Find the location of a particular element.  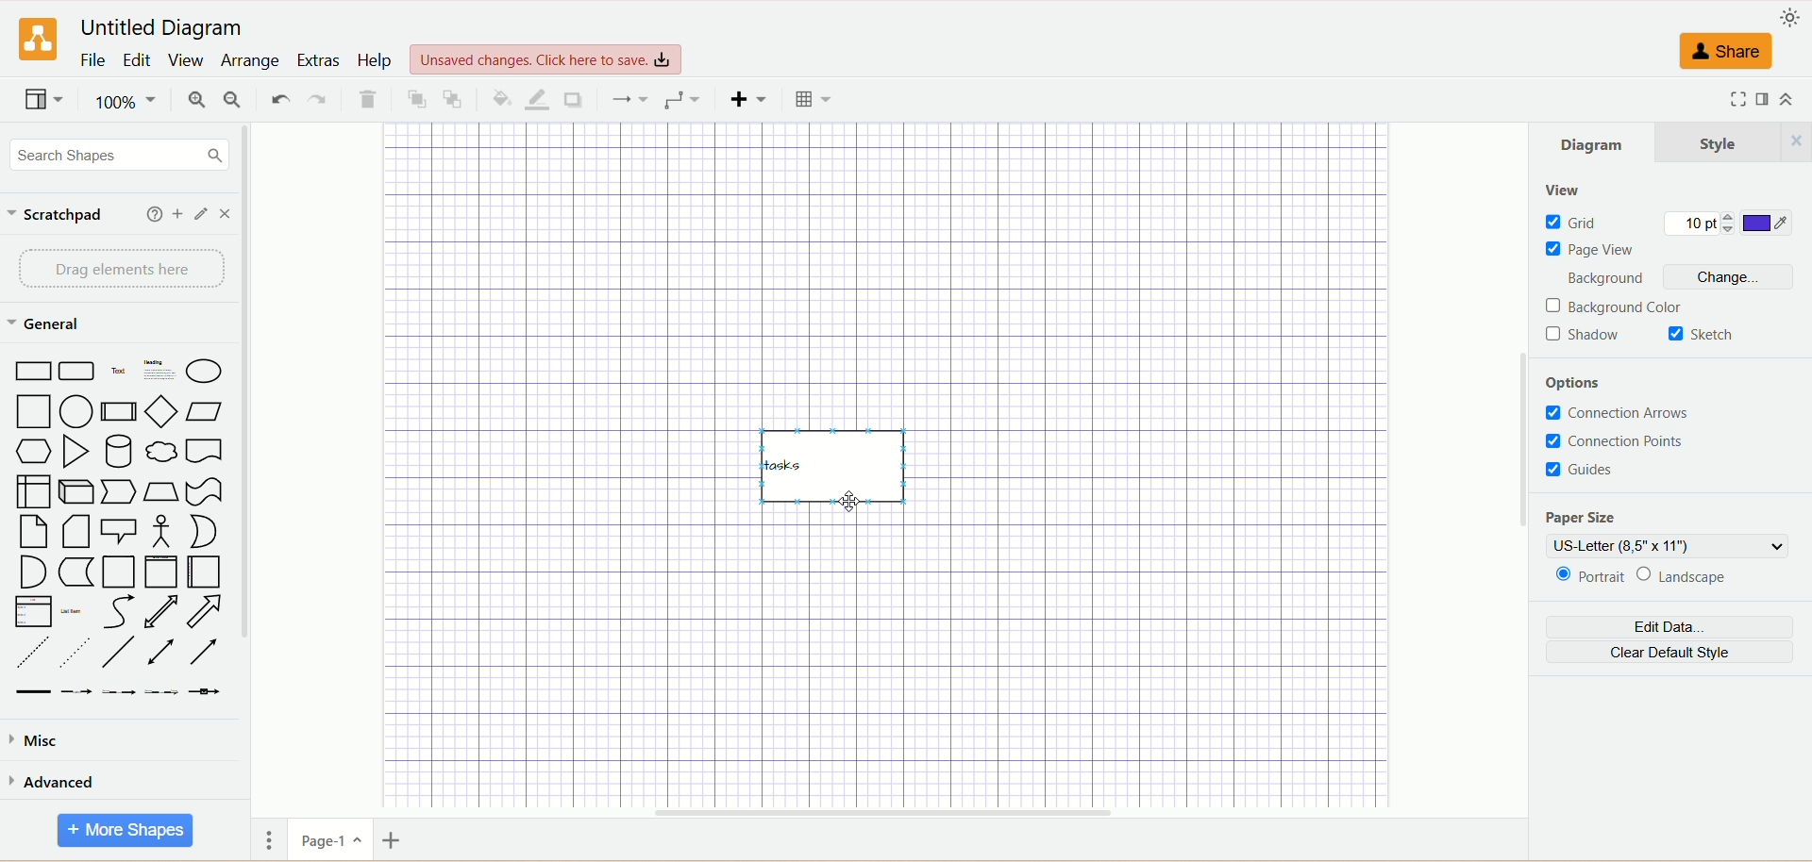

view is located at coordinates (42, 99).